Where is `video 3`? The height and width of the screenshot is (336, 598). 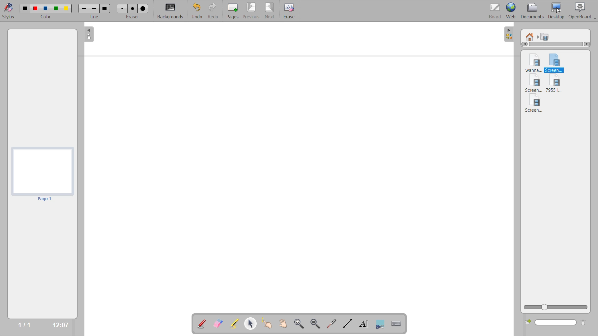
video 3 is located at coordinates (534, 84).